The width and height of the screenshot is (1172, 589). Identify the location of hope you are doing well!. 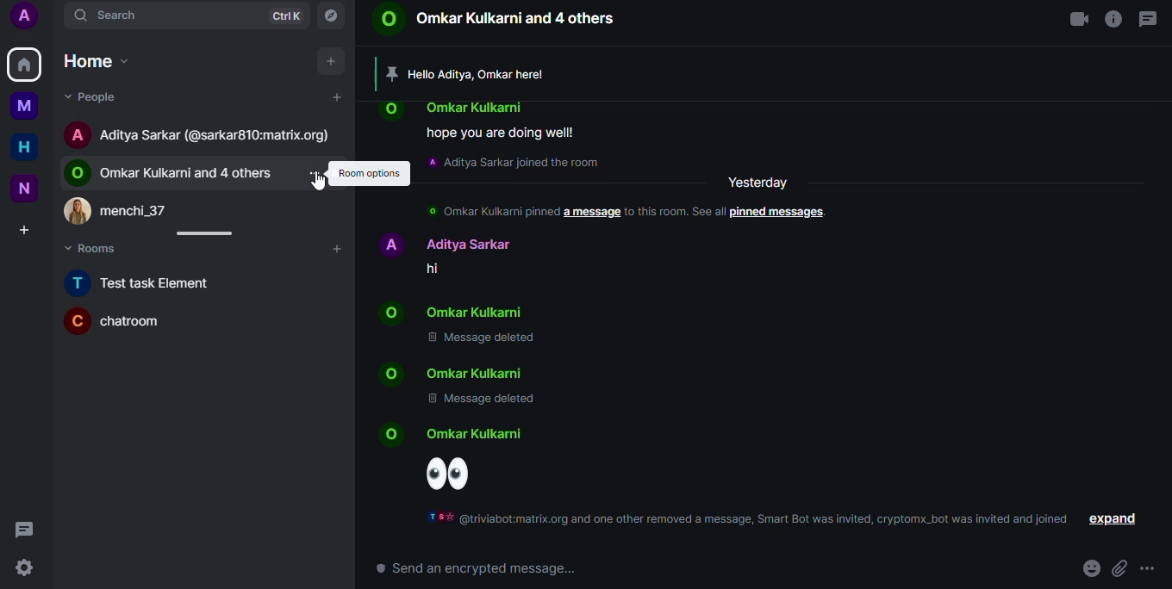
(503, 132).